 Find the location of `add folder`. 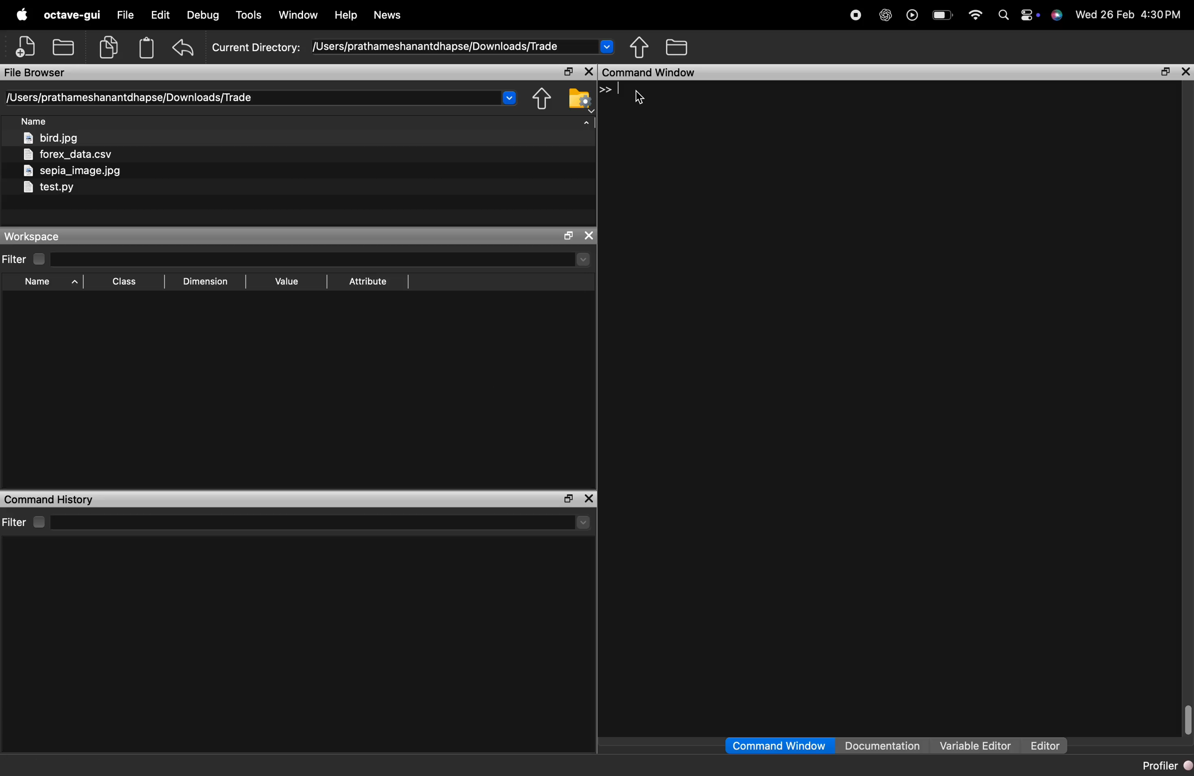

add folder is located at coordinates (63, 46).